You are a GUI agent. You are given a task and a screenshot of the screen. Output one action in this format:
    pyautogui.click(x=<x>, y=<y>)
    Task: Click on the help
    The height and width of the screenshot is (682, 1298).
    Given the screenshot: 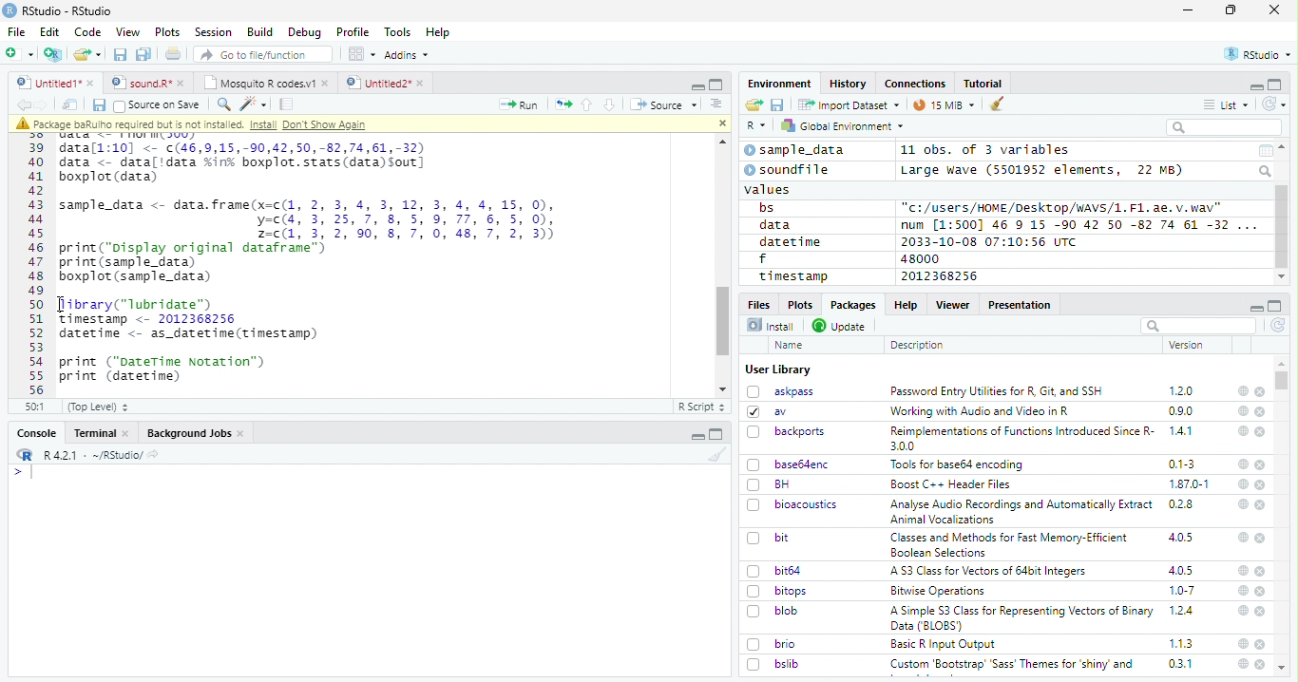 What is the action you would take?
    pyautogui.click(x=1242, y=570)
    